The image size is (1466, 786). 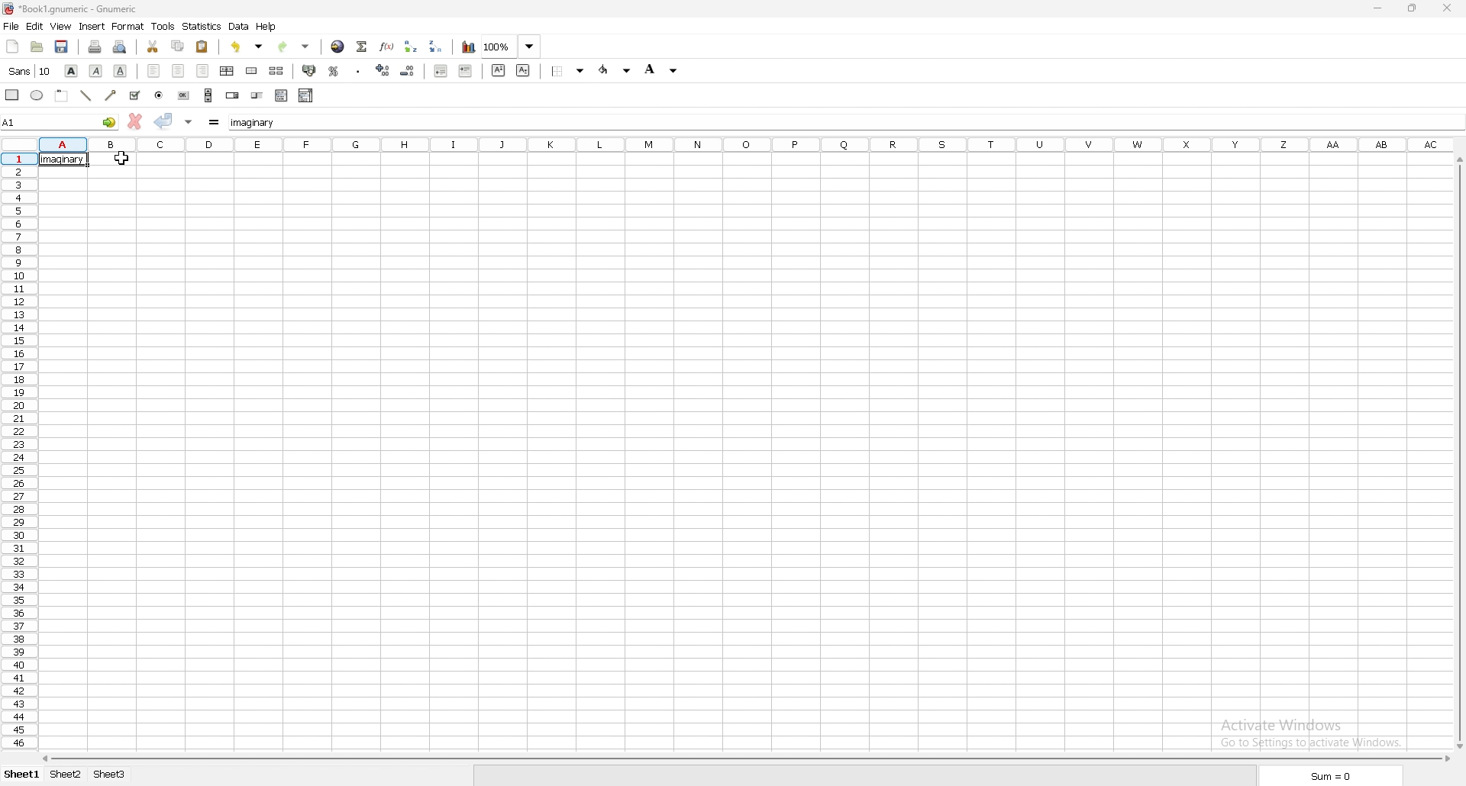 I want to click on merge cells, so click(x=252, y=70).